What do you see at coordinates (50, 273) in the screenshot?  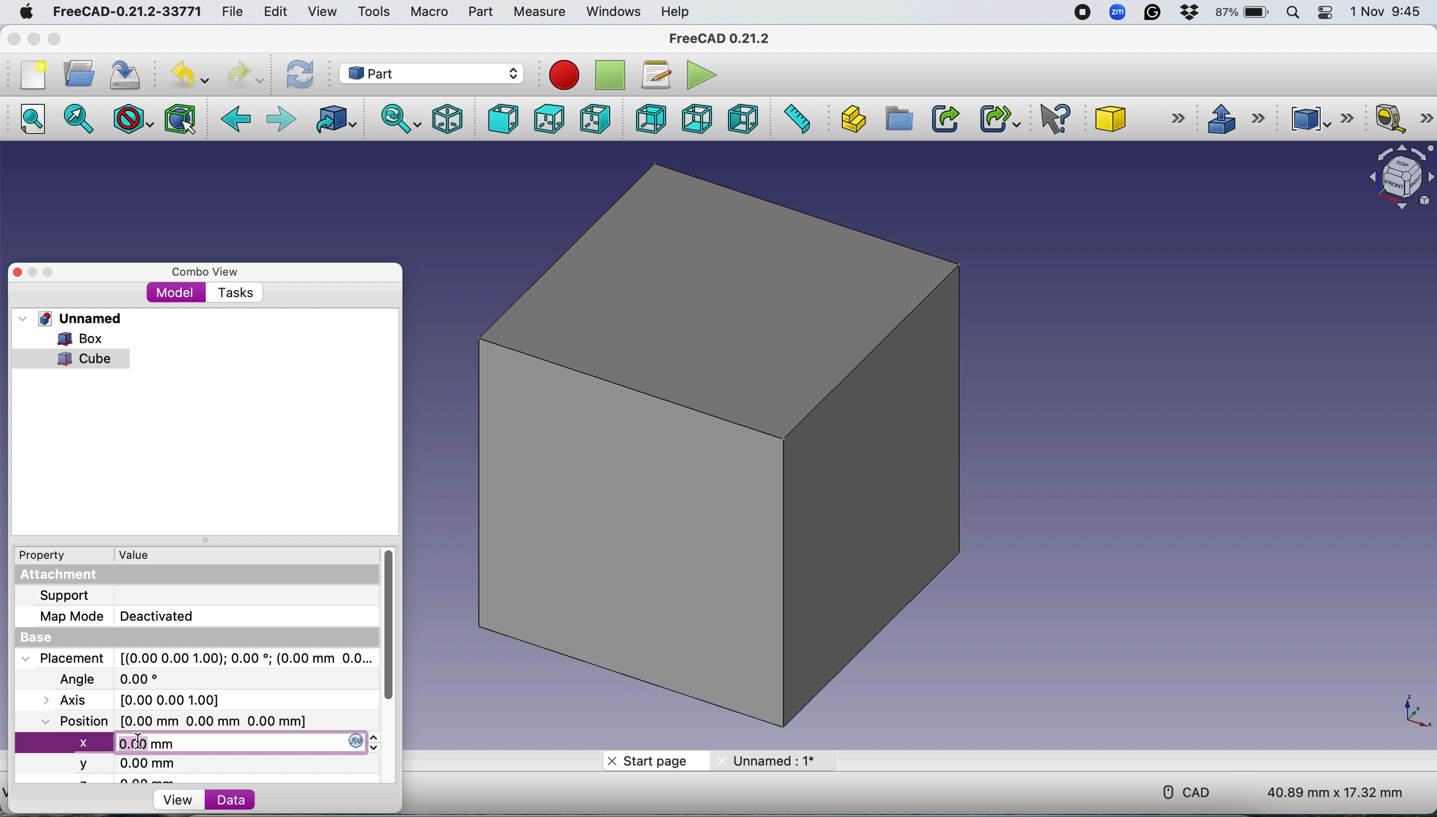 I see `Maximise` at bounding box center [50, 273].